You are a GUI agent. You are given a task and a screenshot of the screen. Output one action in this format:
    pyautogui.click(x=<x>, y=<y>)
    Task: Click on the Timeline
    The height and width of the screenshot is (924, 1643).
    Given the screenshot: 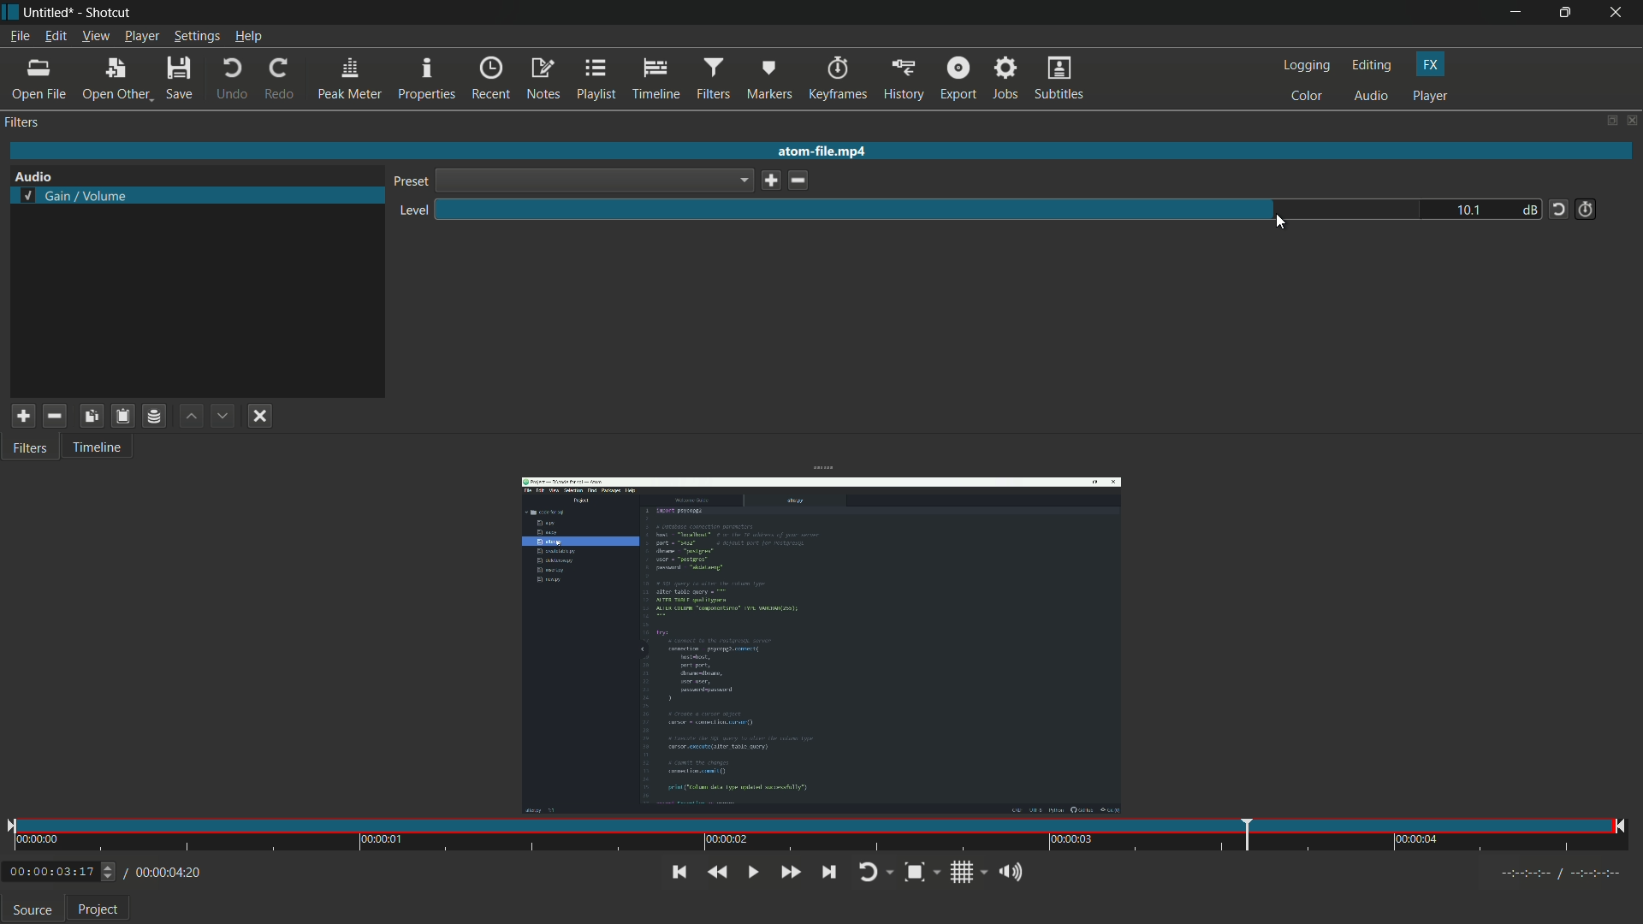 What is the action you would take?
    pyautogui.click(x=104, y=450)
    